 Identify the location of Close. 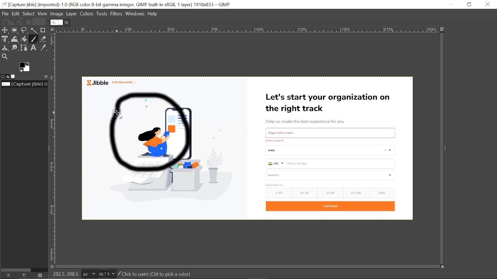
(487, 5).